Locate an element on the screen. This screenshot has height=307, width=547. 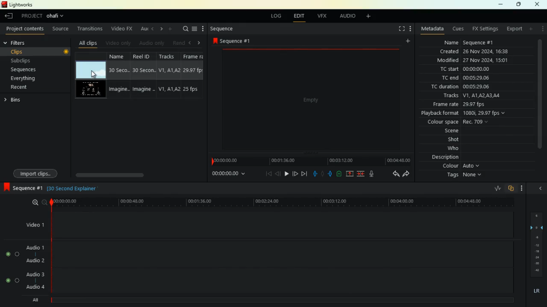
audio is located at coordinates (345, 16).